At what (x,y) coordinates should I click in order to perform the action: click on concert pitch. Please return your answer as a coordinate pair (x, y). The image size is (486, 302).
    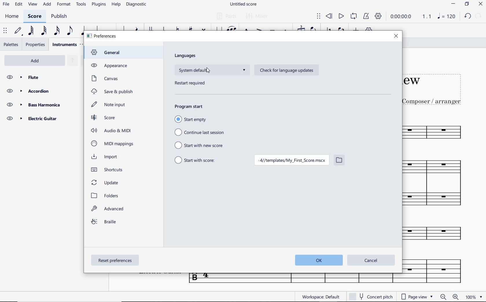
    Looking at the image, I should click on (371, 297).